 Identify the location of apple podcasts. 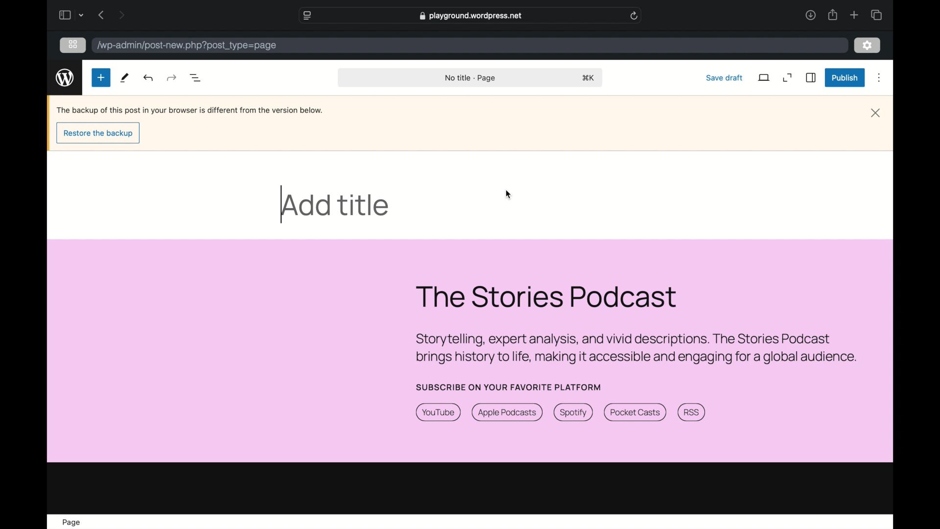
(508, 412).